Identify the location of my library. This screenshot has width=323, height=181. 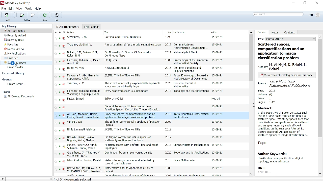
(10, 26).